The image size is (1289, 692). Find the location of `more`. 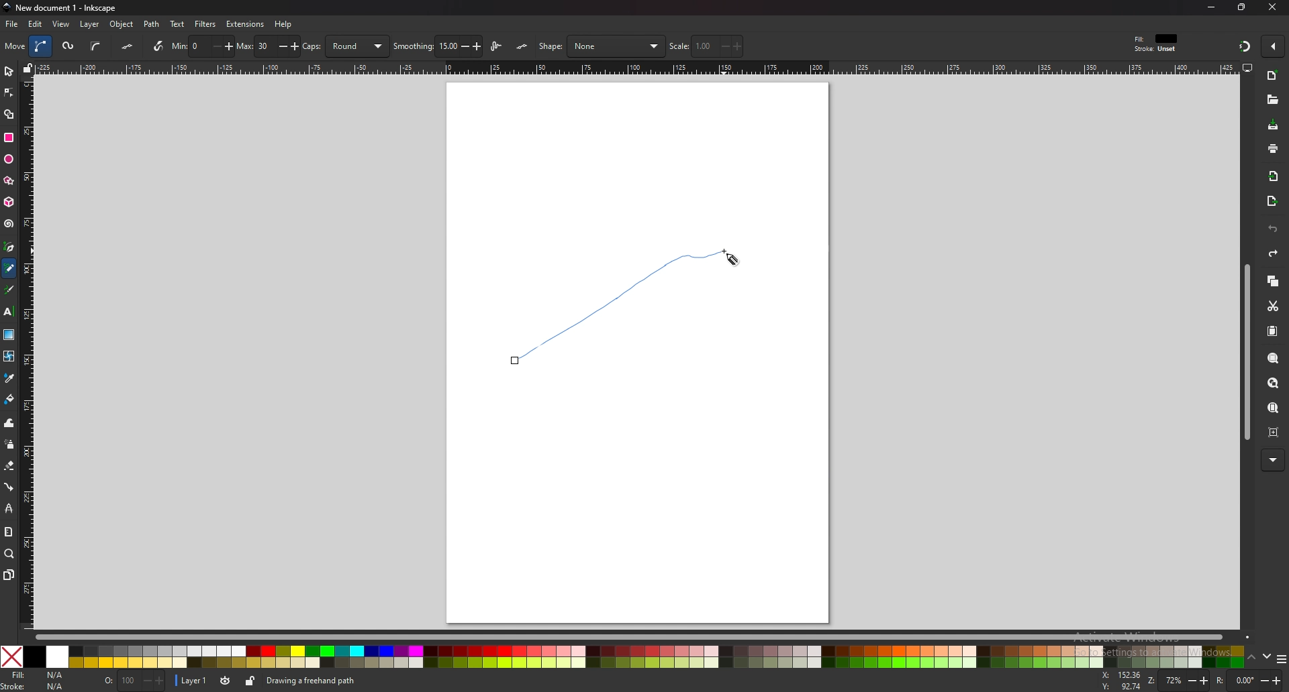

more is located at coordinates (1273, 460).